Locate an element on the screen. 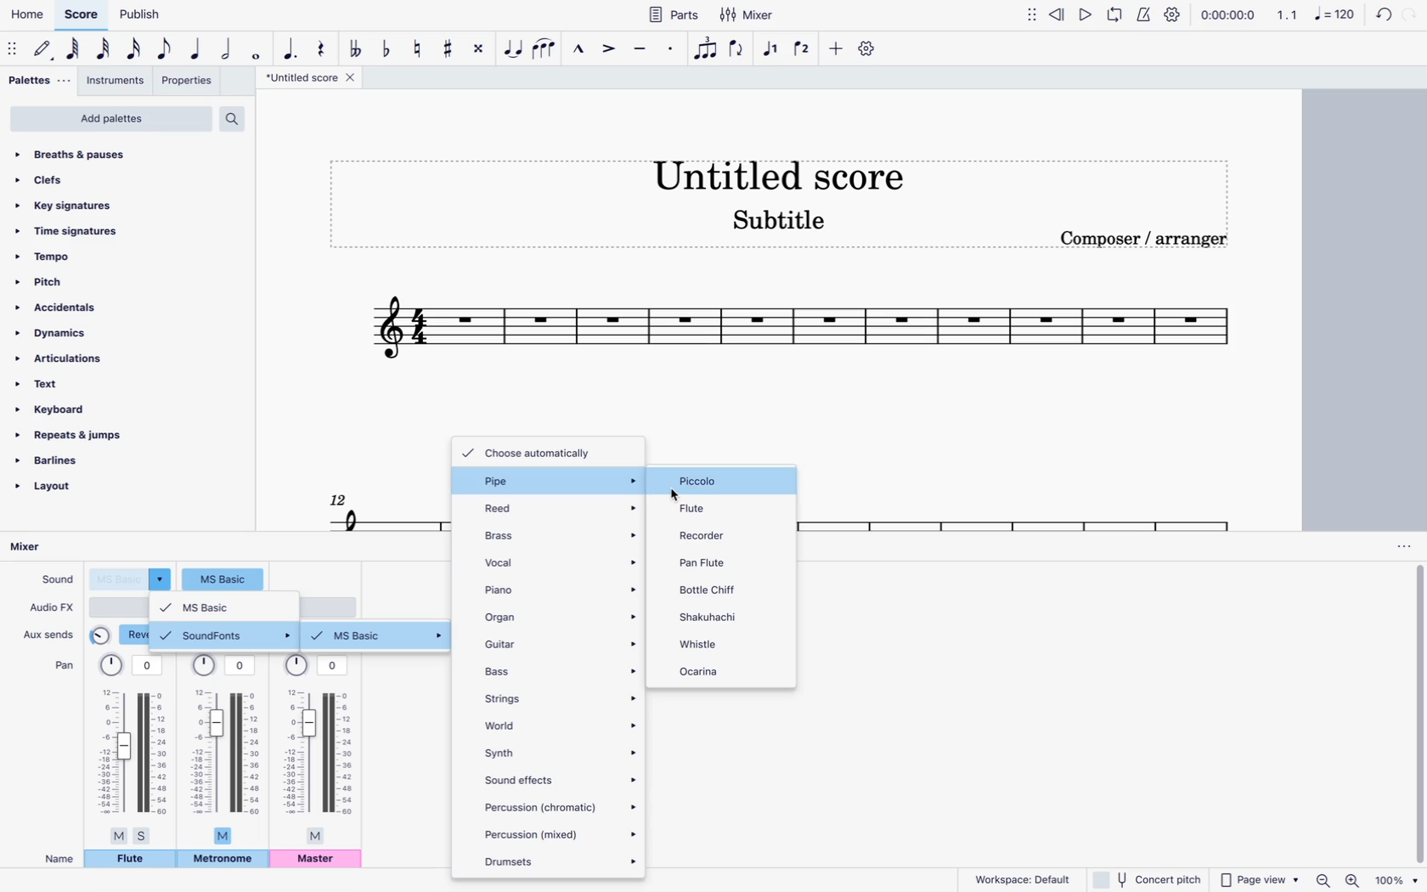 Image resolution: width=1427 pixels, height=892 pixels. palettes is located at coordinates (40, 83).